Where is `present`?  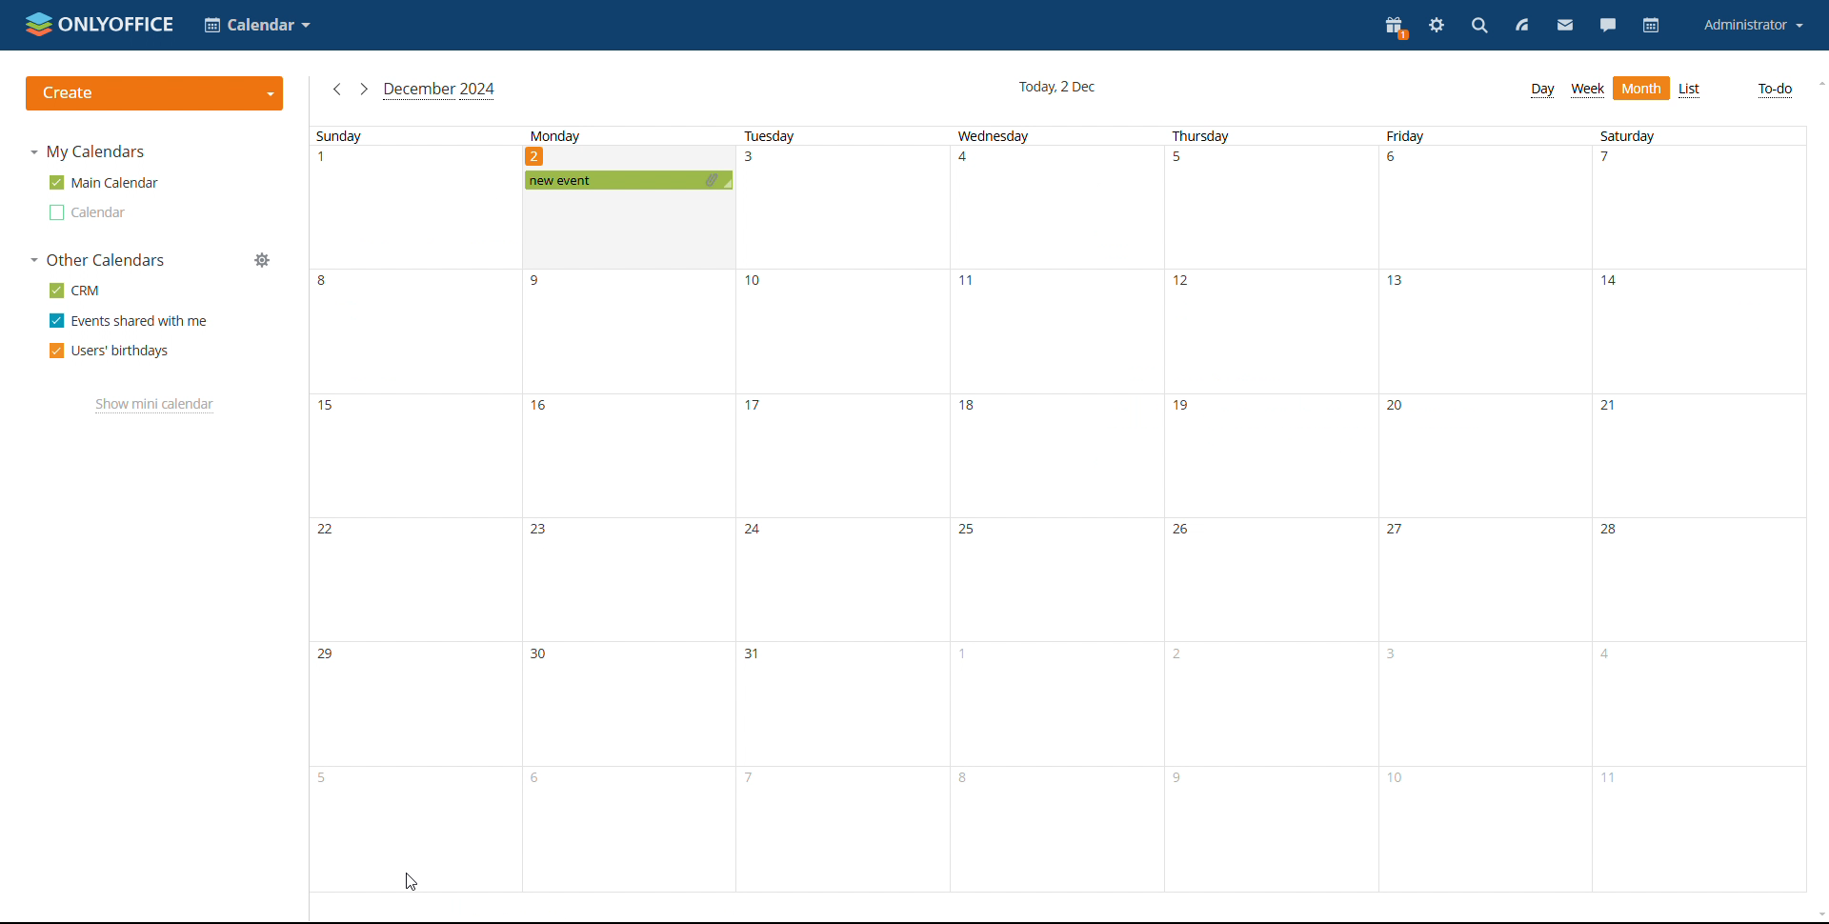 present is located at coordinates (1395, 28).